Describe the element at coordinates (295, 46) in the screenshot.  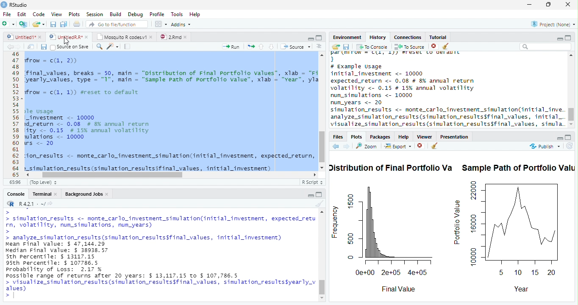
I see `Source` at that location.